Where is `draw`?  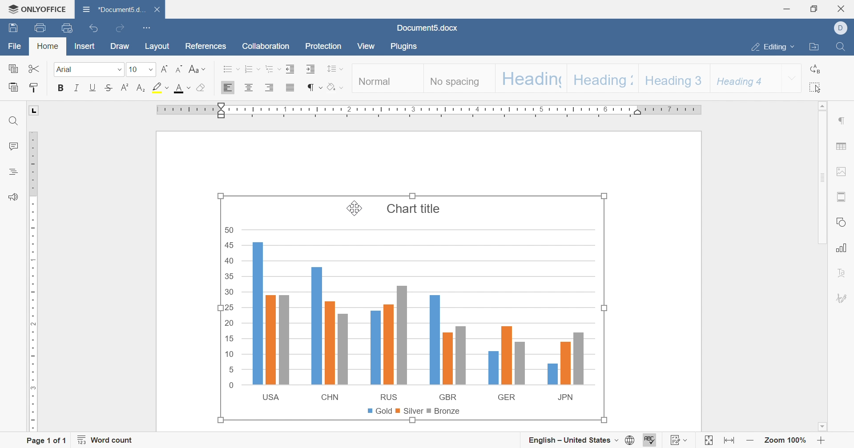 draw is located at coordinates (119, 46).